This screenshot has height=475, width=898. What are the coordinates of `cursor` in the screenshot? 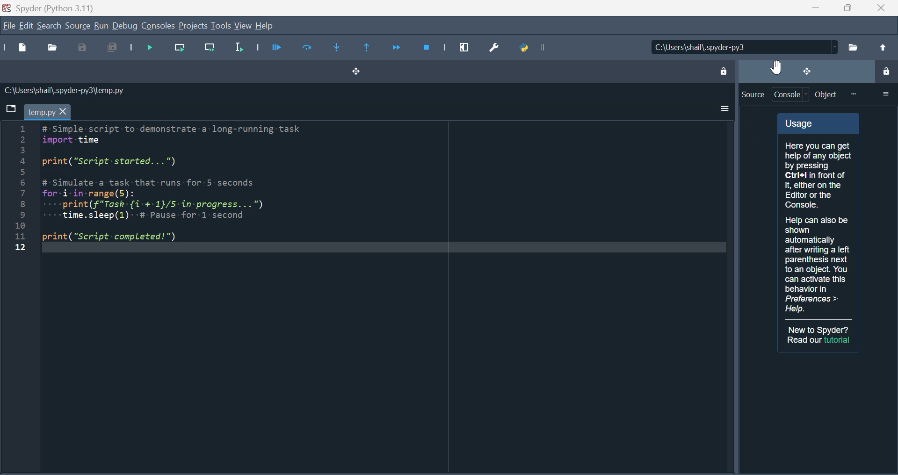 It's located at (775, 67).